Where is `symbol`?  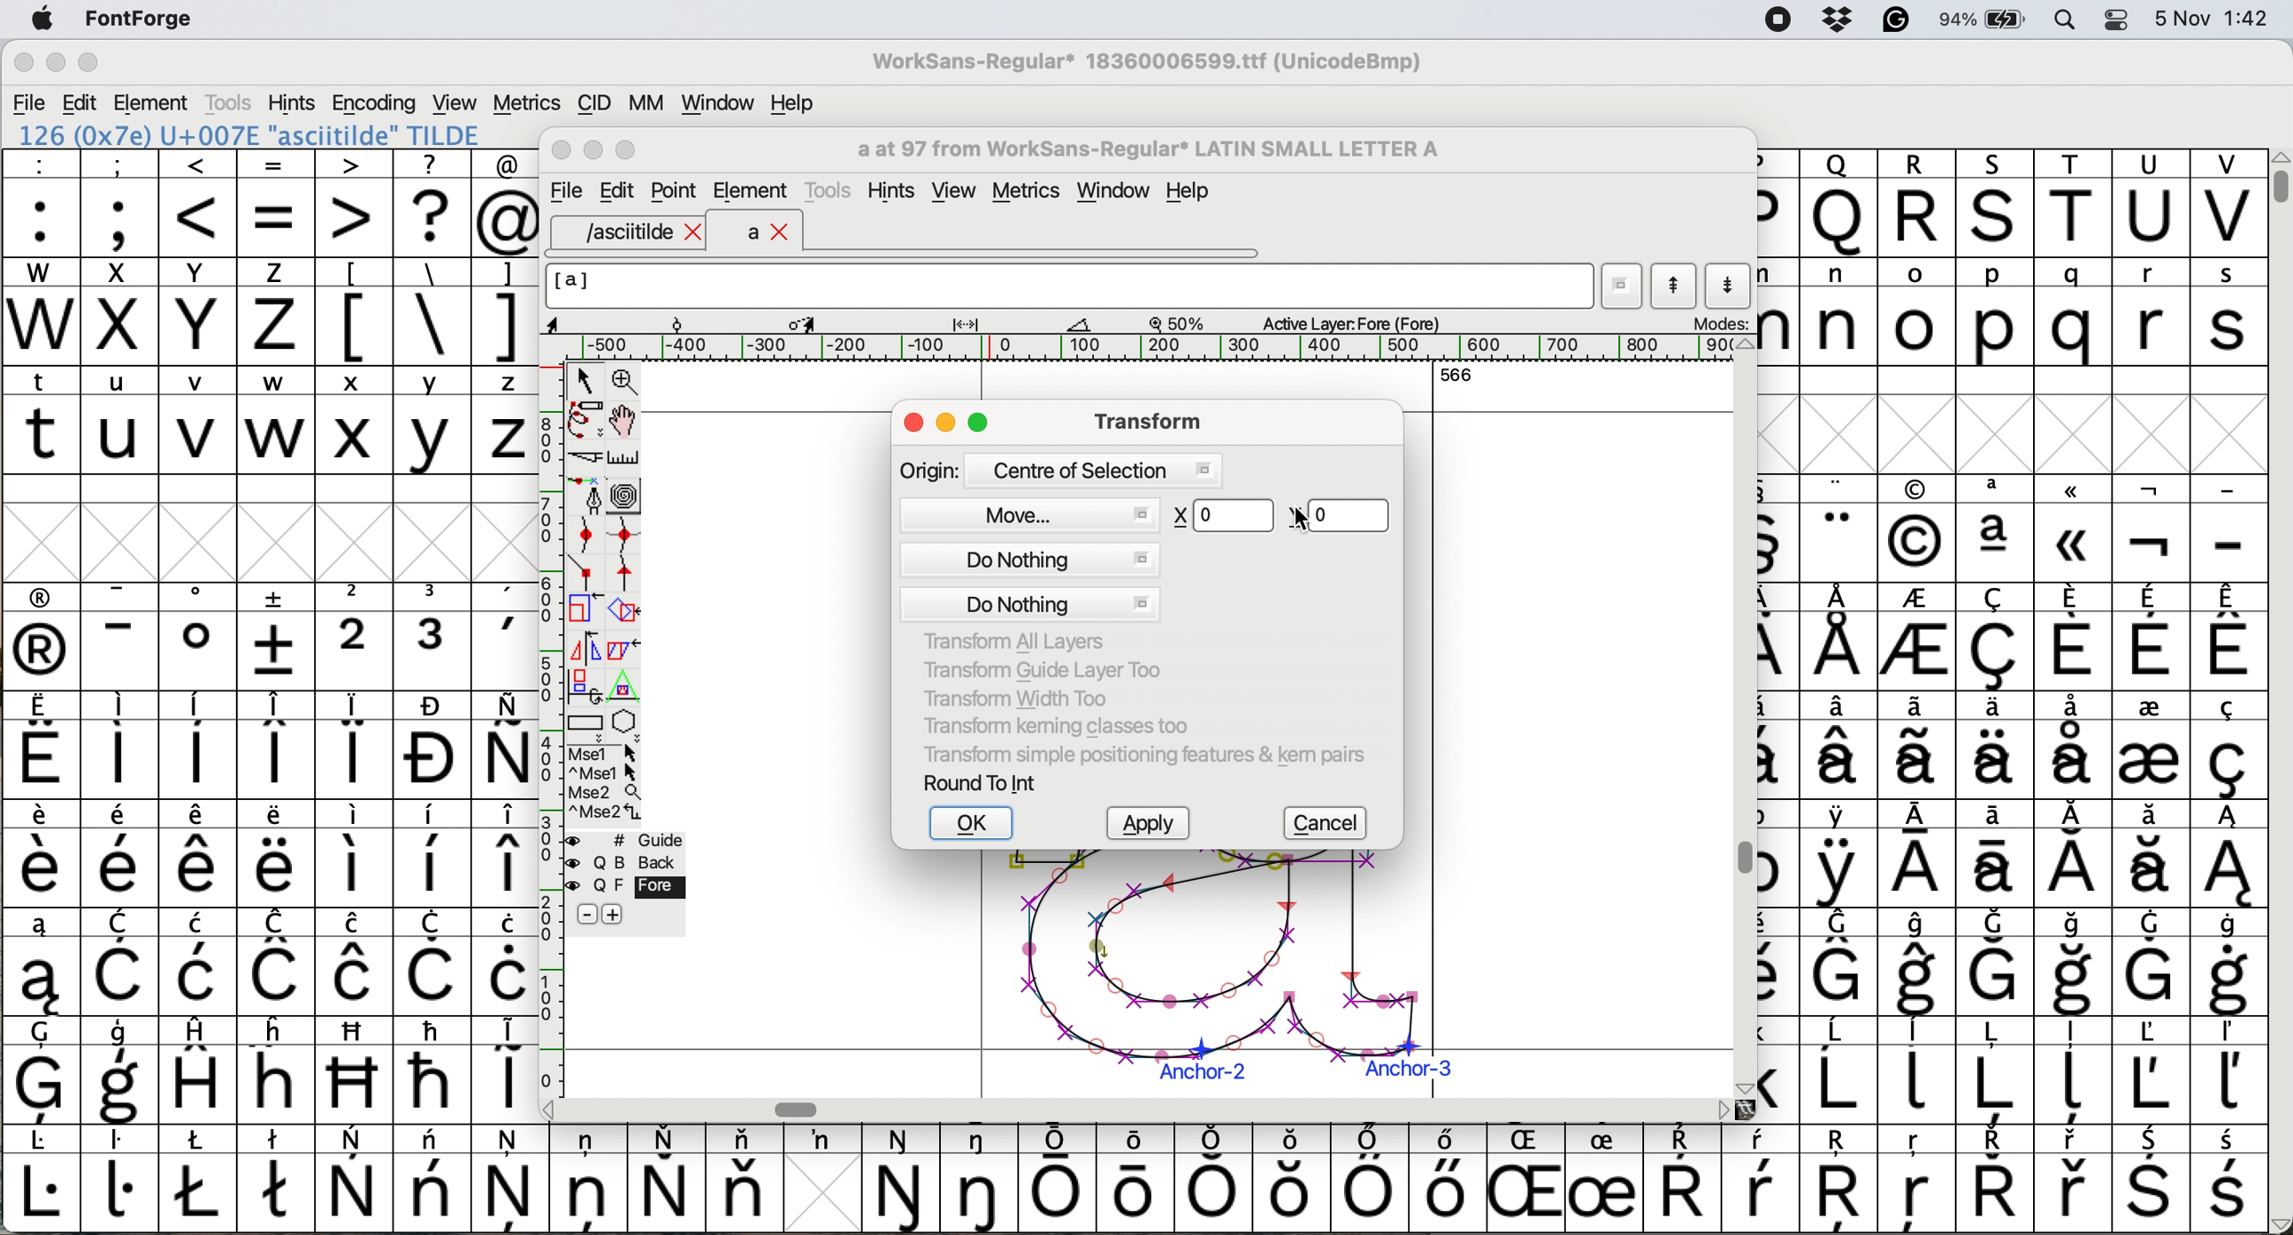
symbol is located at coordinates (1761, 1179).